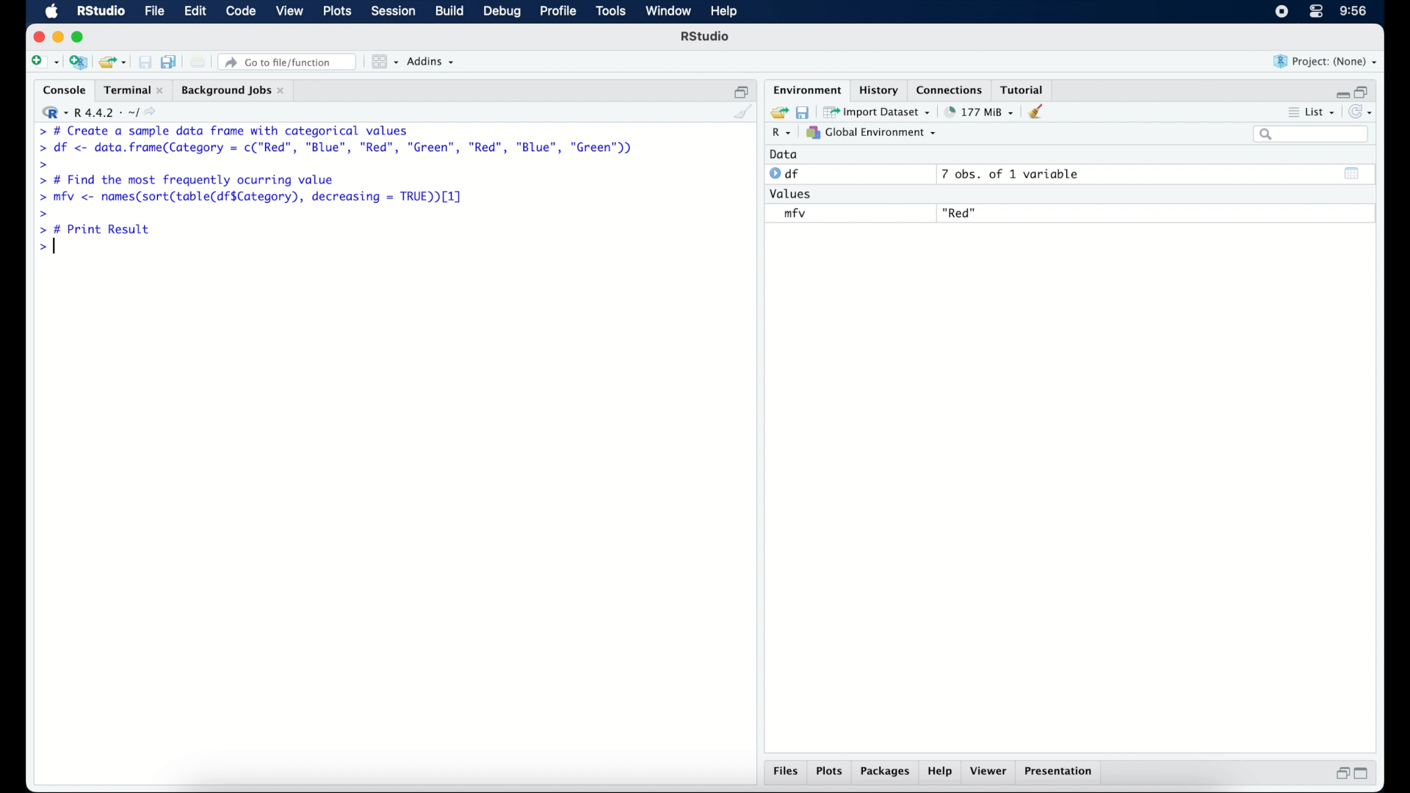 This screenshot has width=1410, height=793. Describe the element at coordinates (1353, 175) in the screenshot. I see `show output window` at that location.